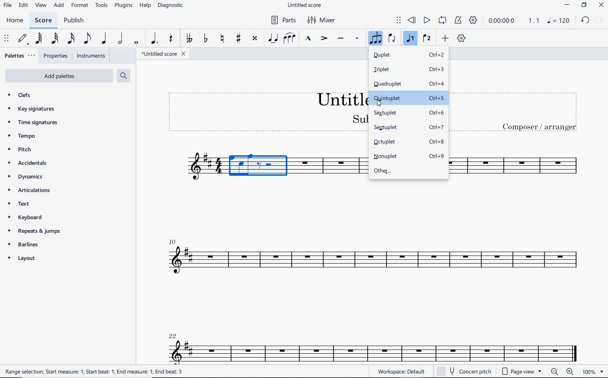 The width and height of the screenshot is (608, 378). Describe the element at coordinates (103, 39) in the screenshot. I see `QUARTER NOTE` at that location.